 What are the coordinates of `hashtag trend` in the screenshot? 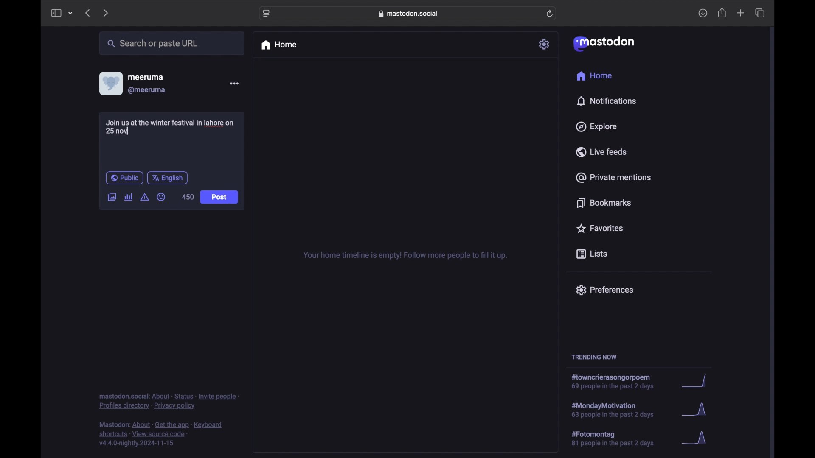 It's located at (618, 409).